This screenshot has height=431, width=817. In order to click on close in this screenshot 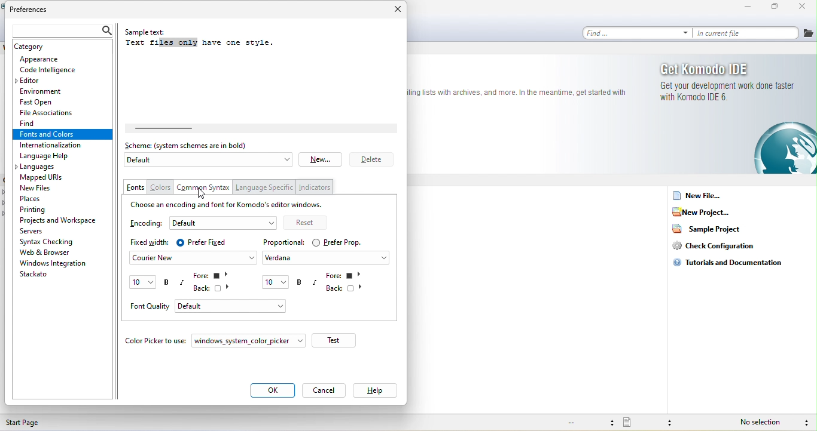, I will do `click(395, 8)`.